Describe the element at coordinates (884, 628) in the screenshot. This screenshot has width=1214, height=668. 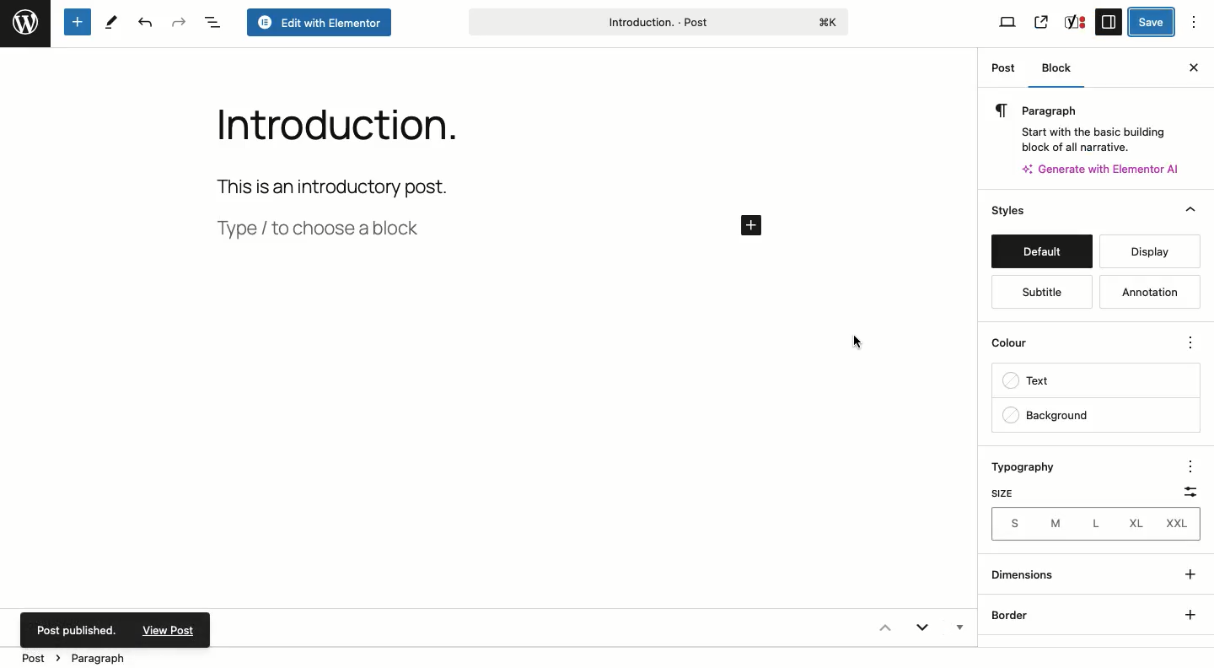
I see `Collapse` at that location.